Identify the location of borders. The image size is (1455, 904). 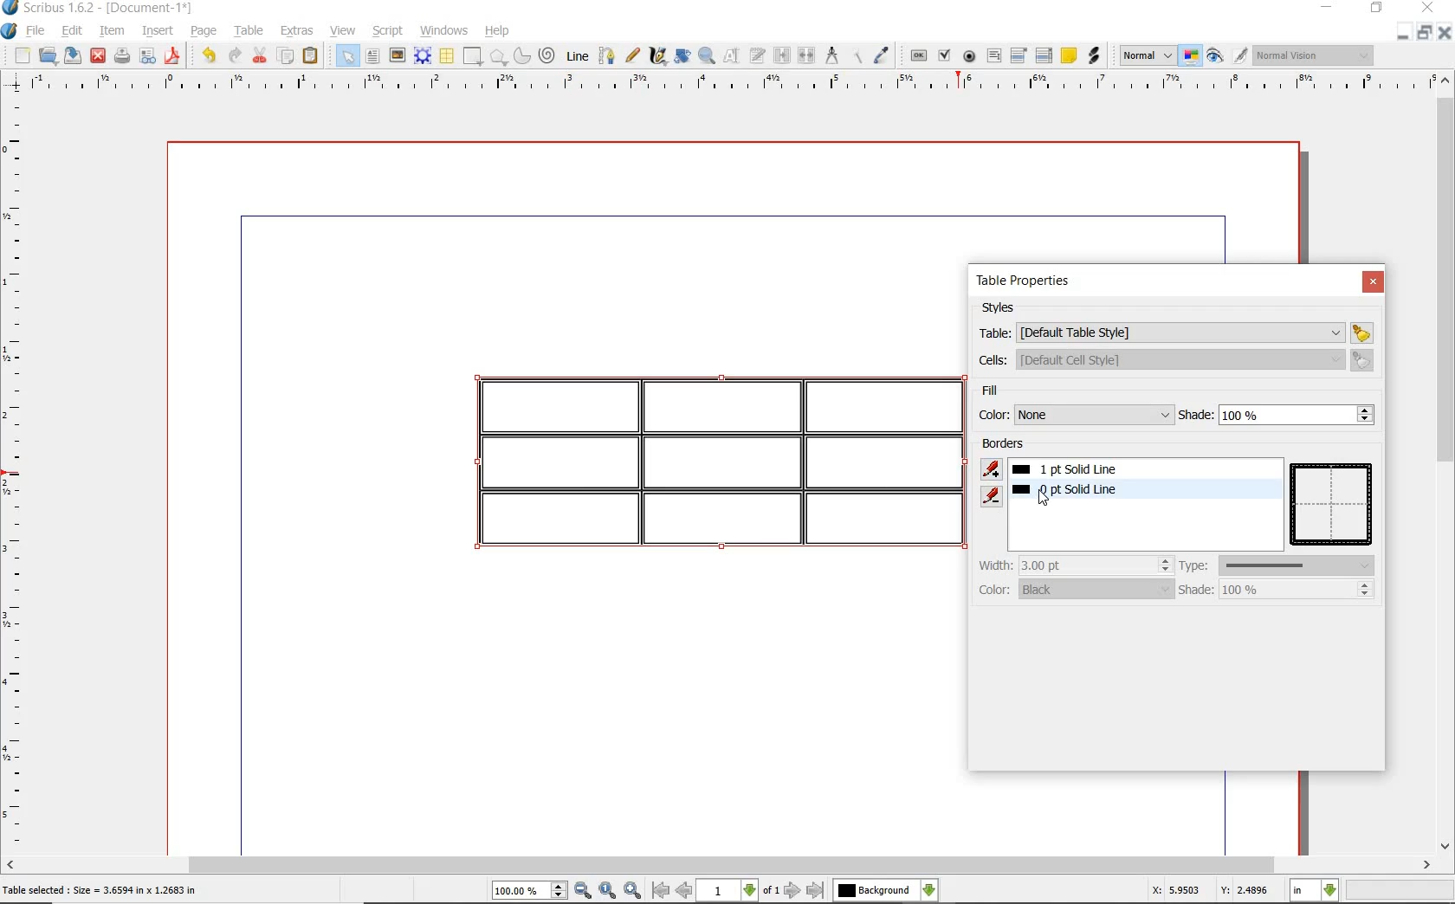
(1006, 445).